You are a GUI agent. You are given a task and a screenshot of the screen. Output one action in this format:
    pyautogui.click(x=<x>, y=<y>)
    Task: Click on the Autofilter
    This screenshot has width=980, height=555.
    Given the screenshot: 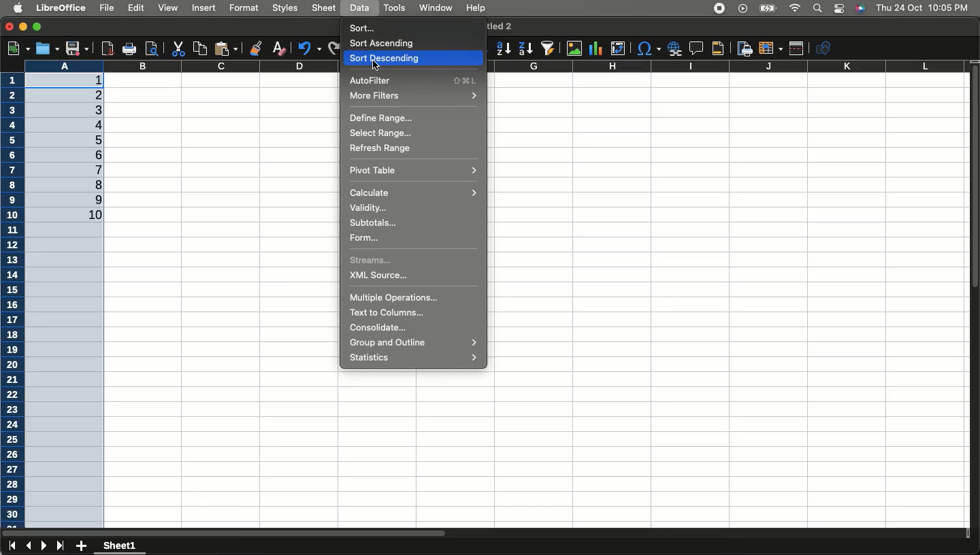 What is the action you would take?
    pyautogui.click(x=547, y=48)
    